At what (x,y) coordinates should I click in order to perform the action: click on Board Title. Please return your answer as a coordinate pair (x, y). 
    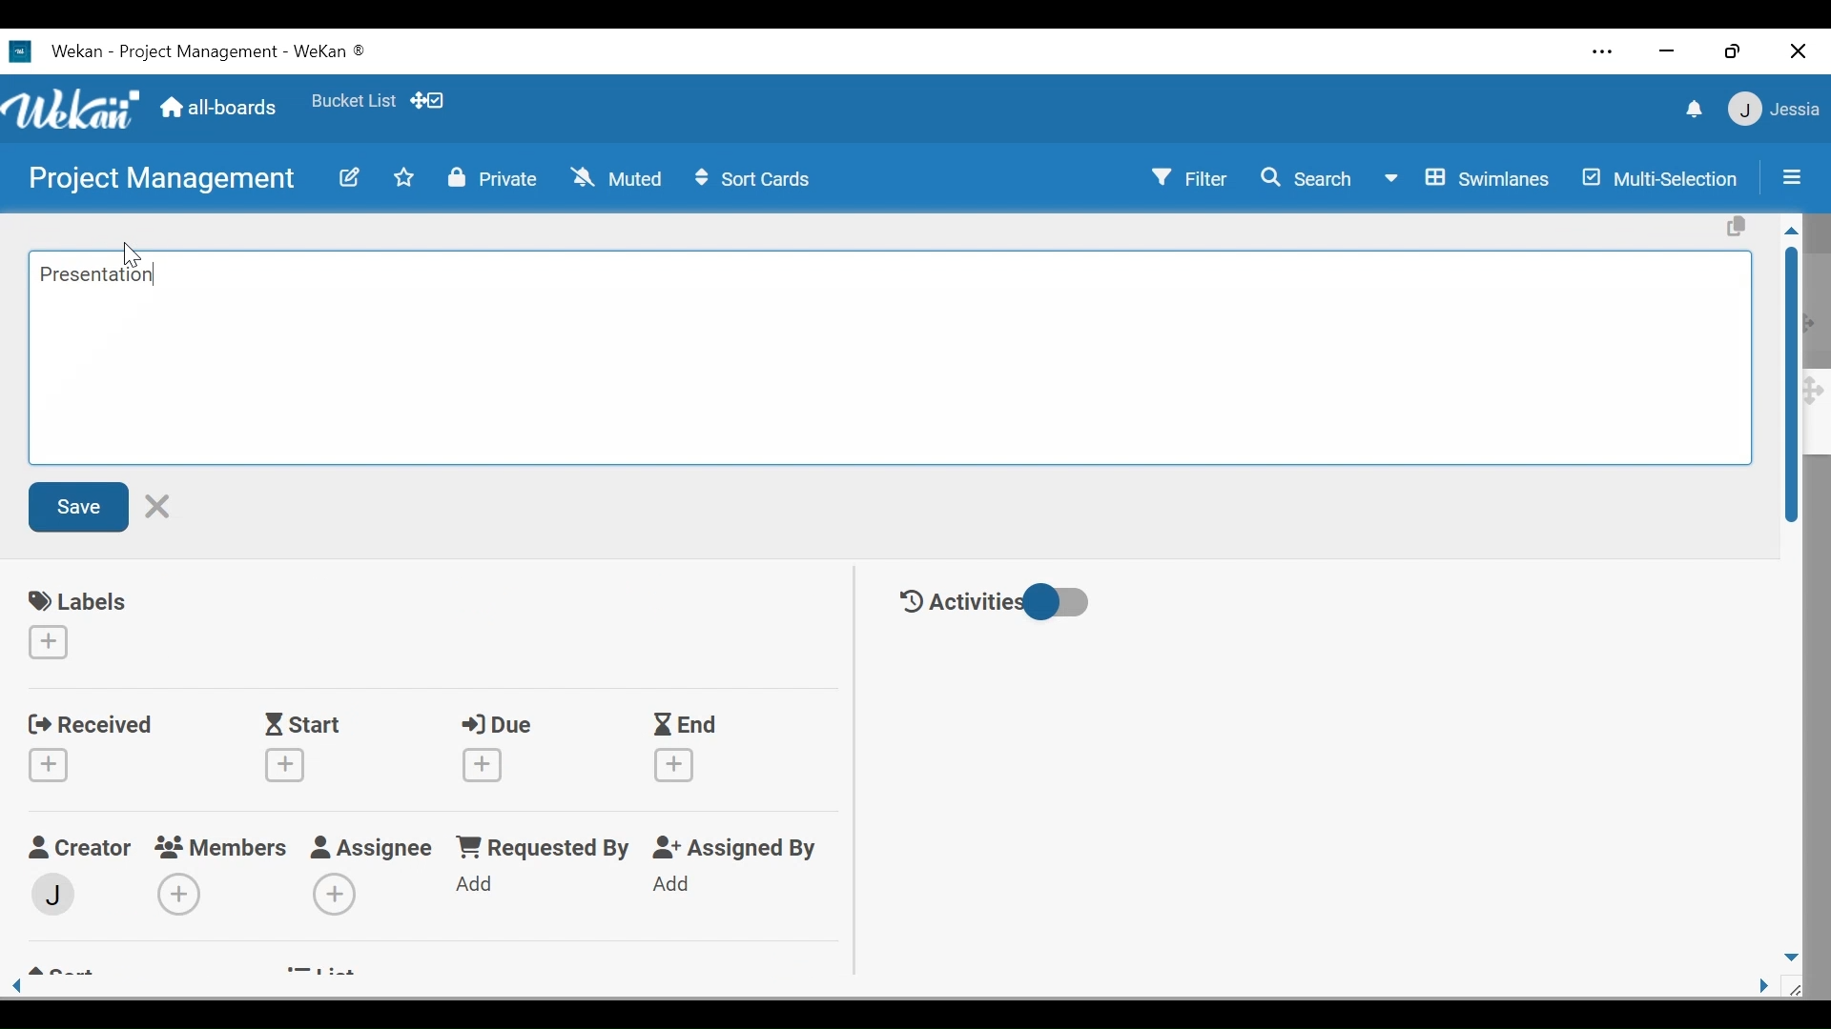
    Looking at the image, I should click on (197, 51).